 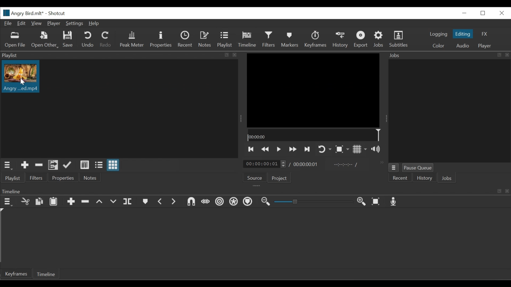 I want to click on Markers, so click(x=146, y=202).